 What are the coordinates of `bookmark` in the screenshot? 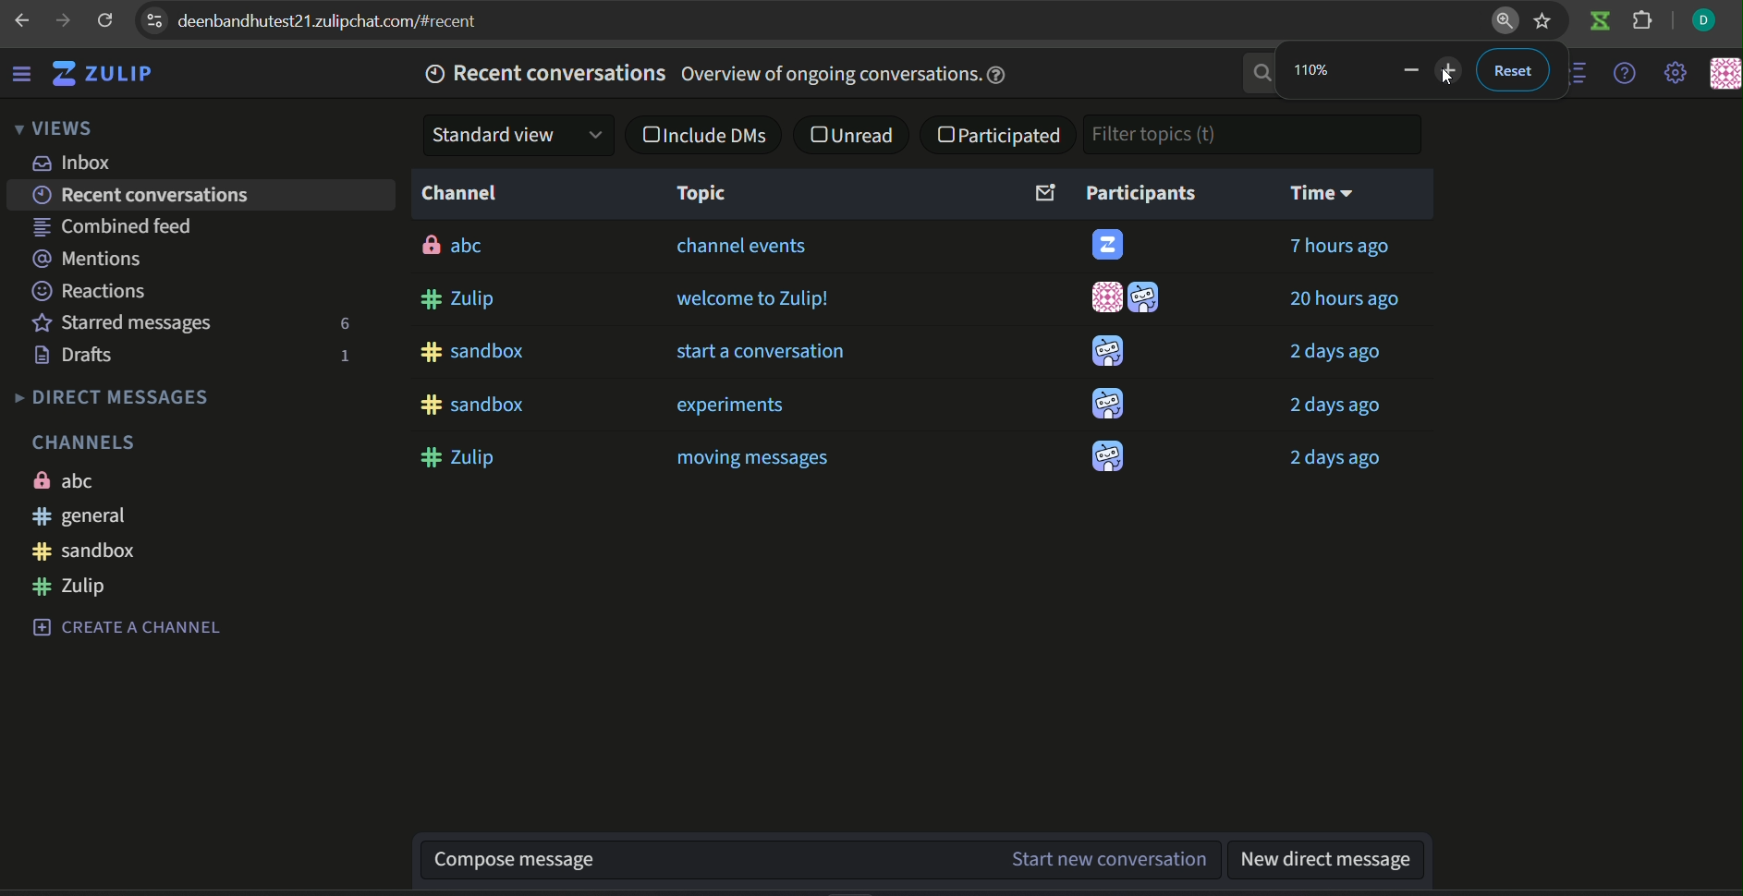 It's located at (1543, 22).